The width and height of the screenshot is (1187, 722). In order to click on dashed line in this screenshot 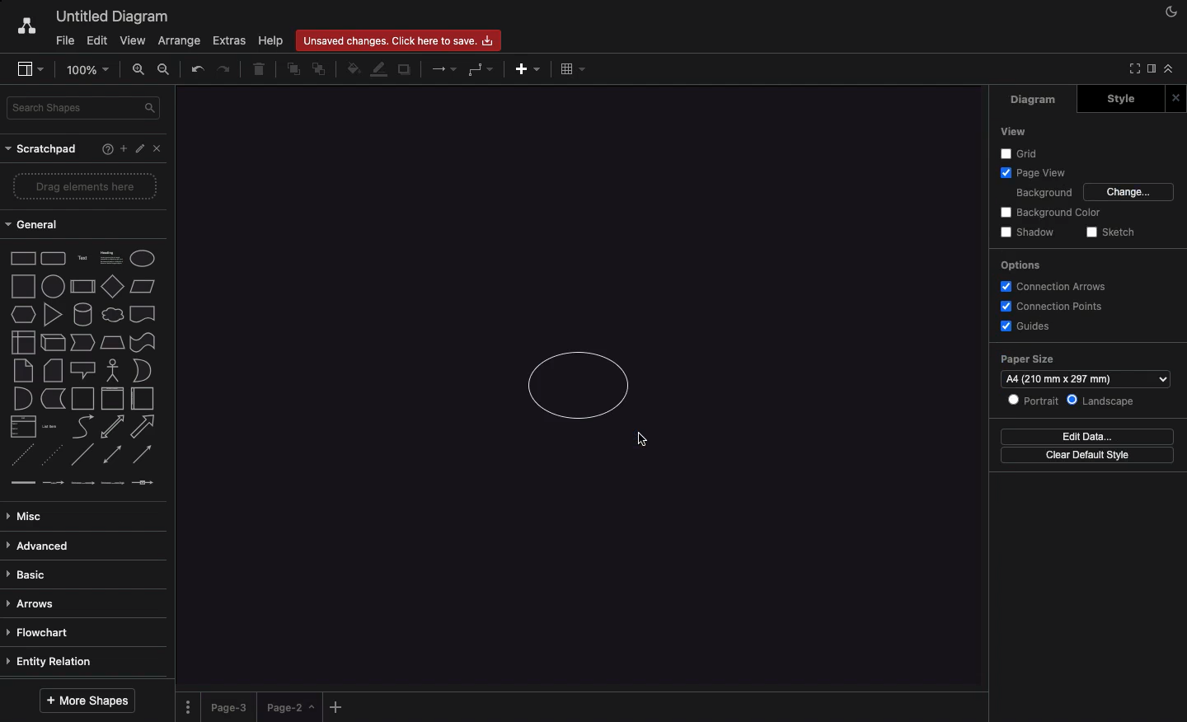, I will do `click(21, 455)`.